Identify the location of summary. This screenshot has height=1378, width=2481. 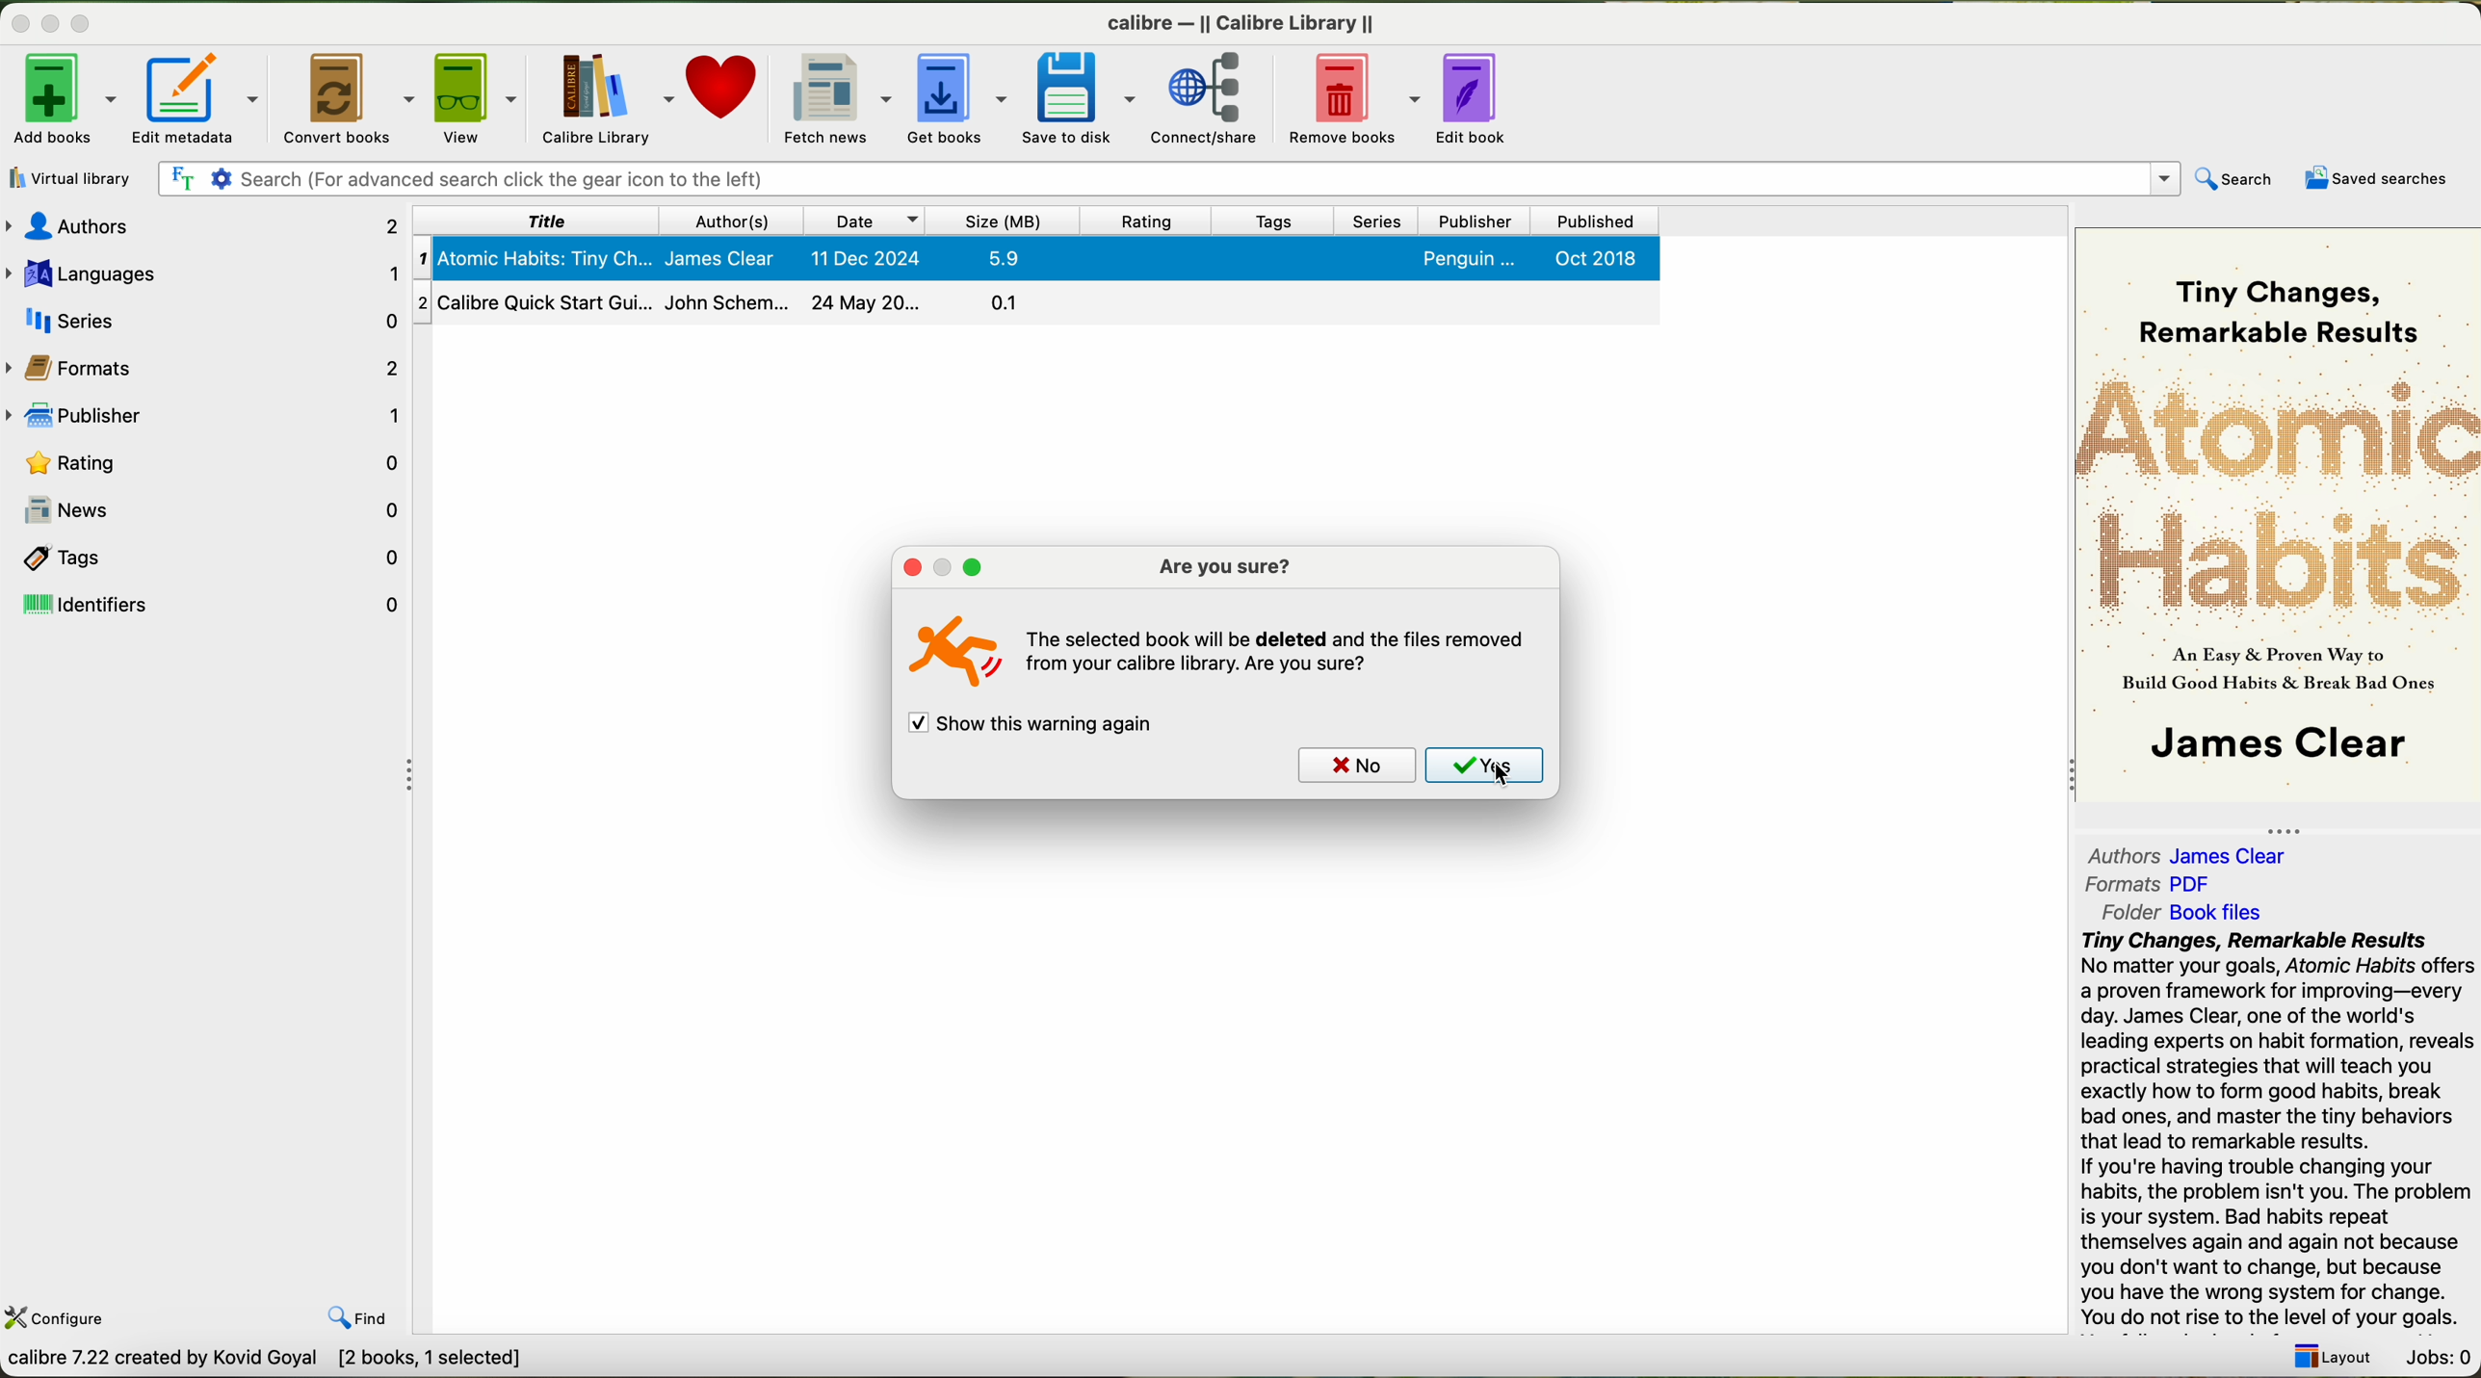
(2278, 1131).